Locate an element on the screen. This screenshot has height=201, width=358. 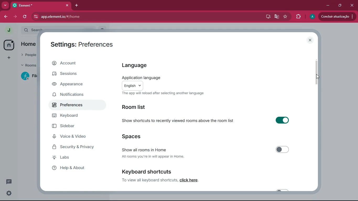
app reload after selecting another language is located at coordinates (163, 93).